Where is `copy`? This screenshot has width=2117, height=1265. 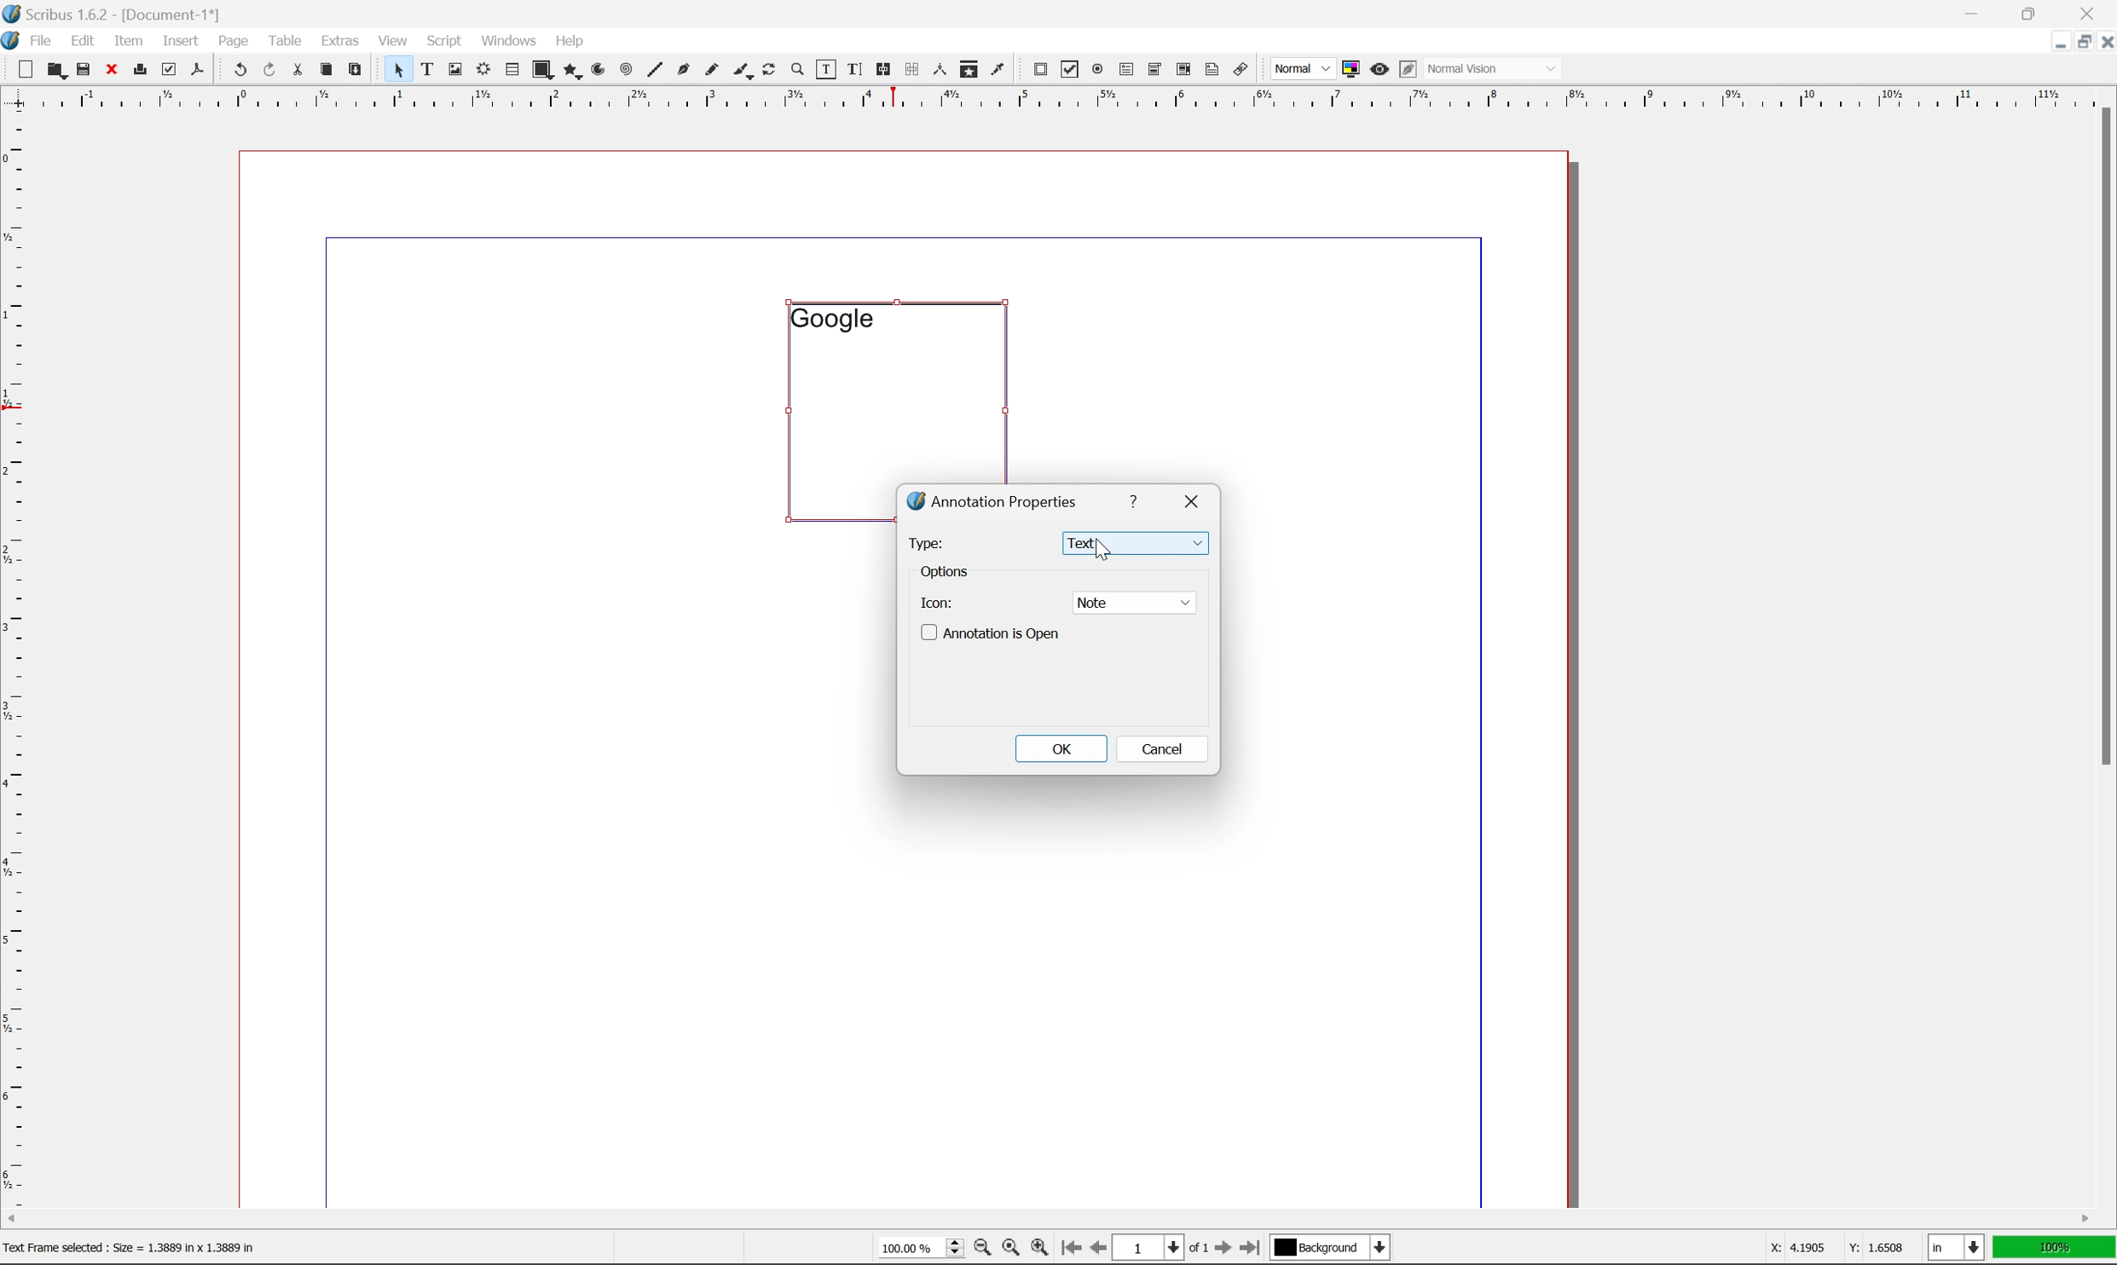
copy is located at coordinates (330, 71).